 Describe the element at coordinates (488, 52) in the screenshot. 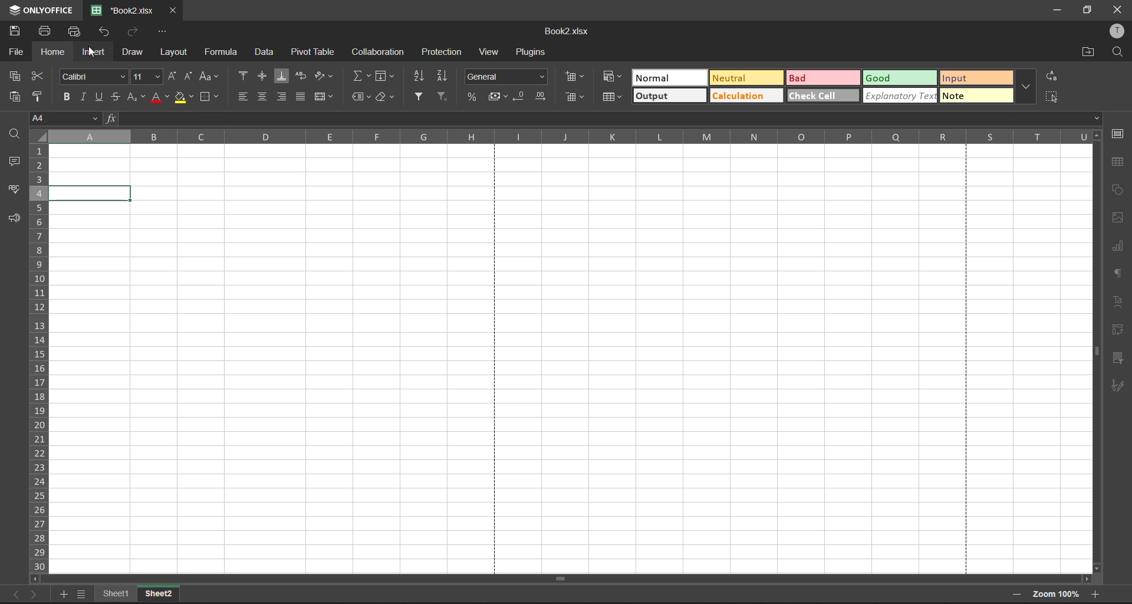

I see `view` at that location.